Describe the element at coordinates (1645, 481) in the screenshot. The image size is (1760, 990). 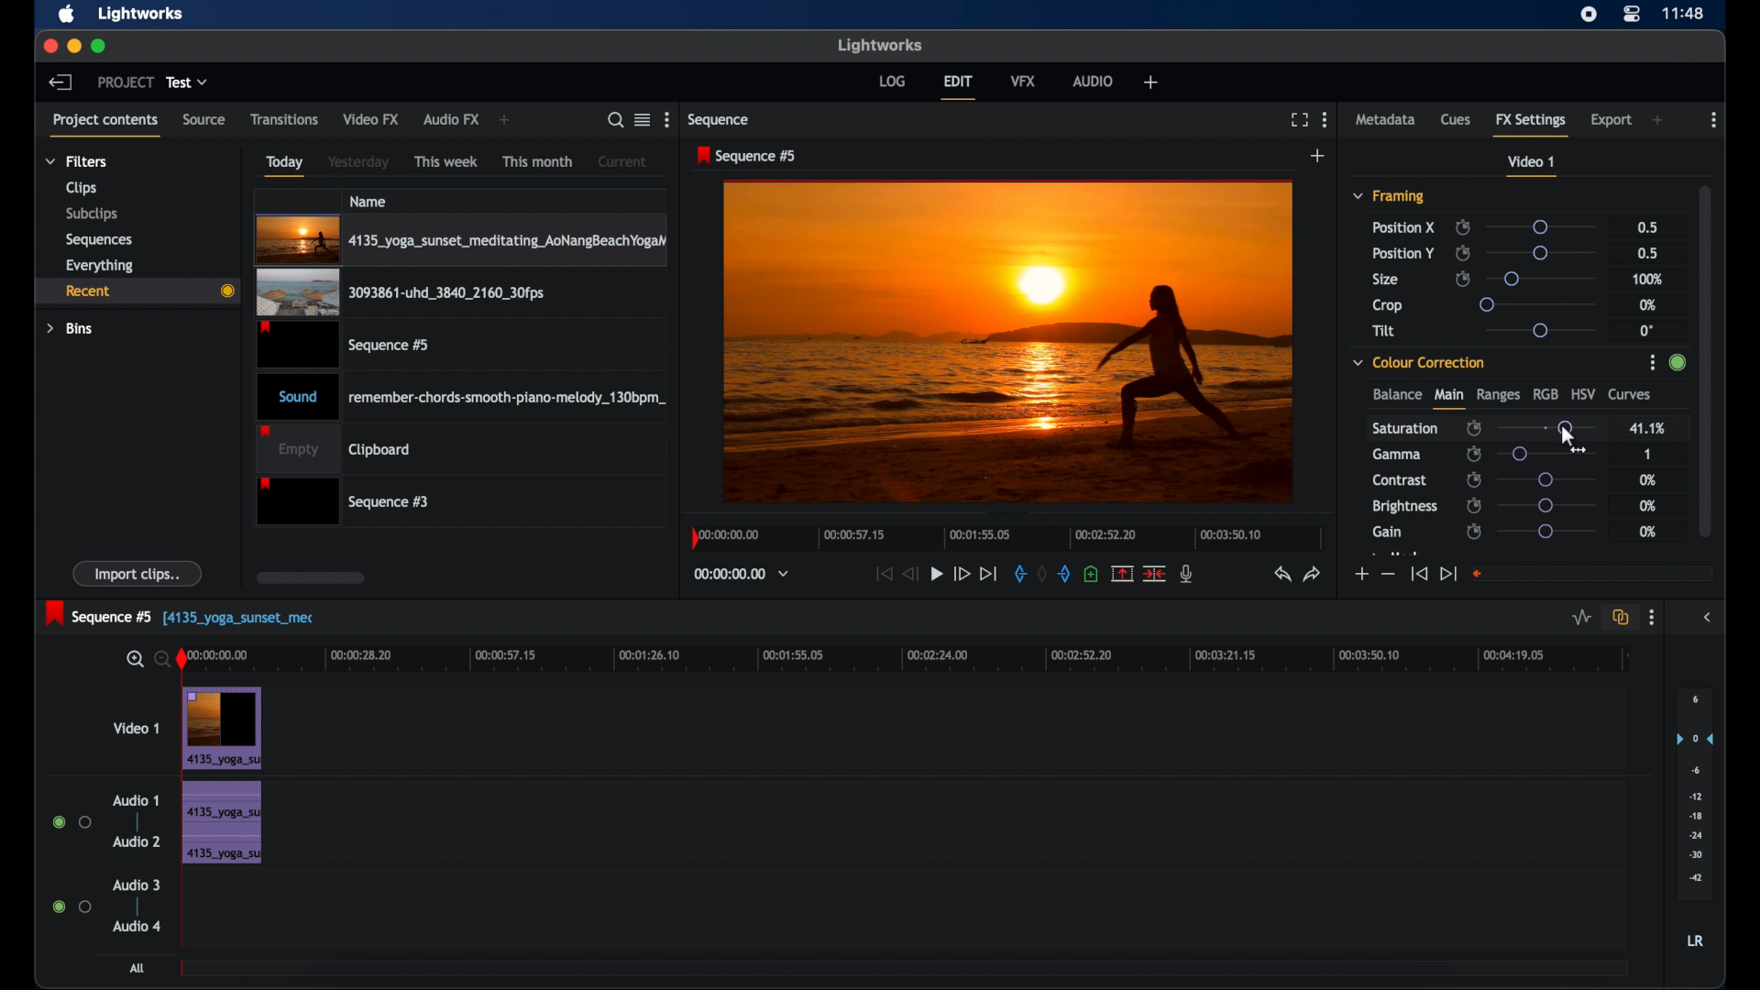
I see `0%` at that location.